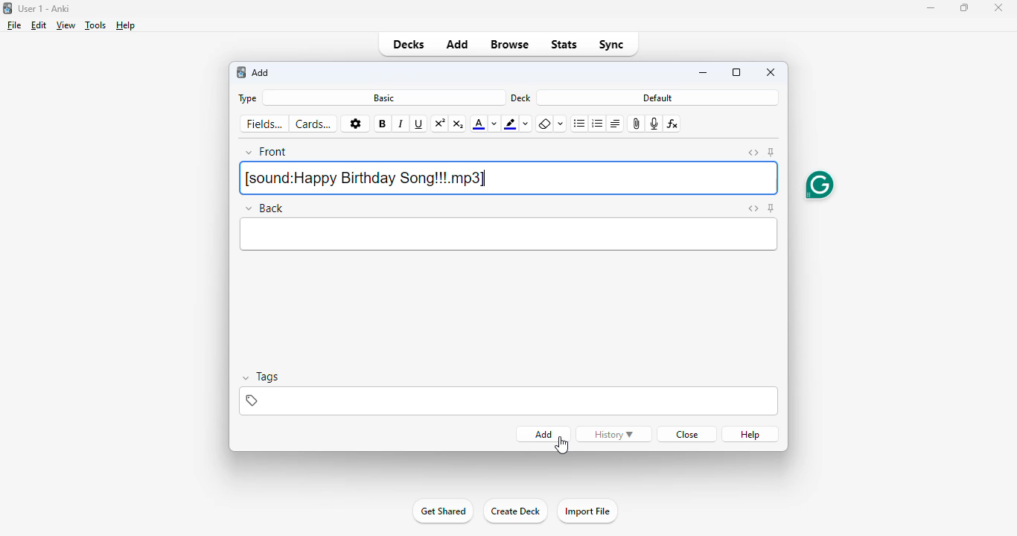 The image size is (1017, 536). What do you see at coordinates (613, 434) in the screenshot?
I see `history` at bounding box center [613, 434].